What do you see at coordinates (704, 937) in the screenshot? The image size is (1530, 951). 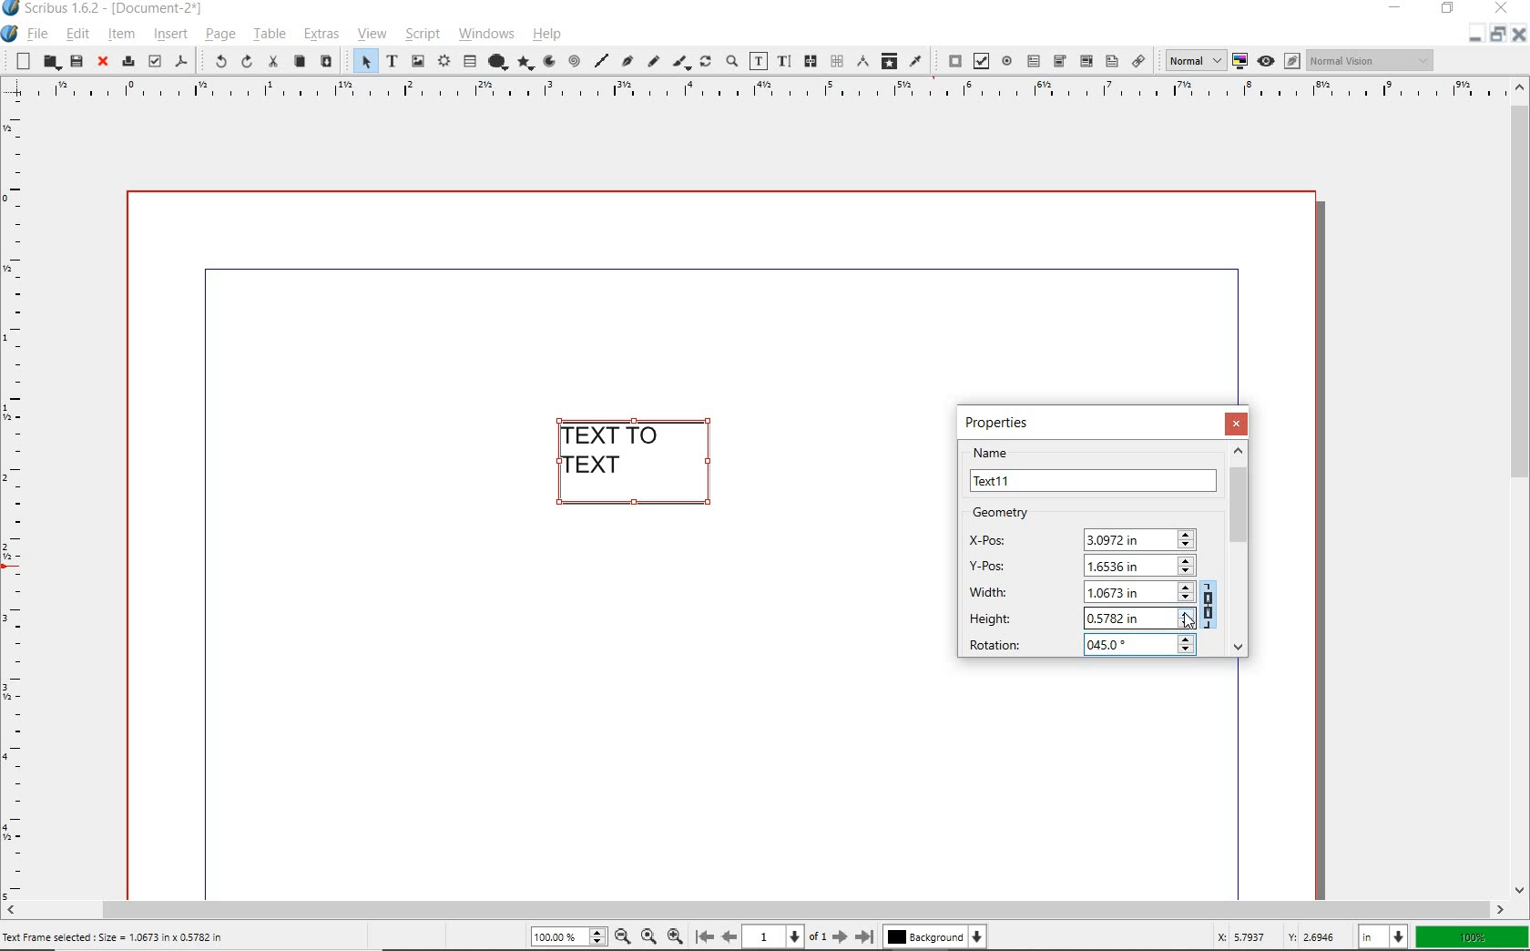 I see `move to first` at bounding box center [704, 937].